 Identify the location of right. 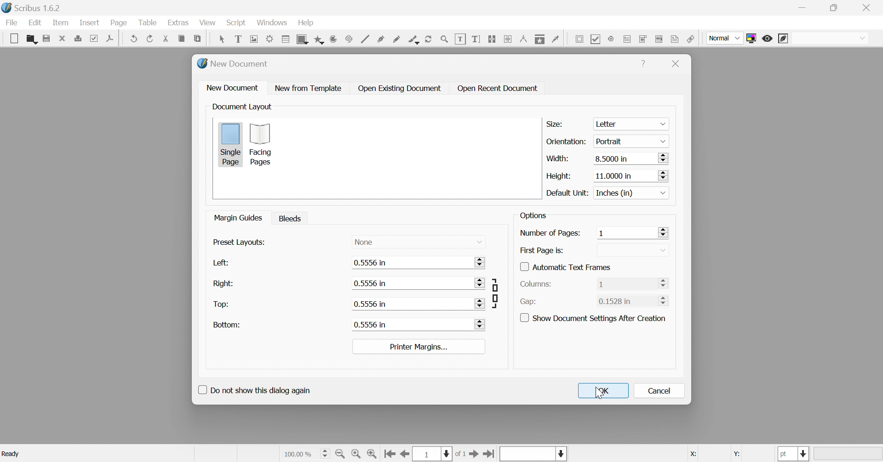
(221, 283).